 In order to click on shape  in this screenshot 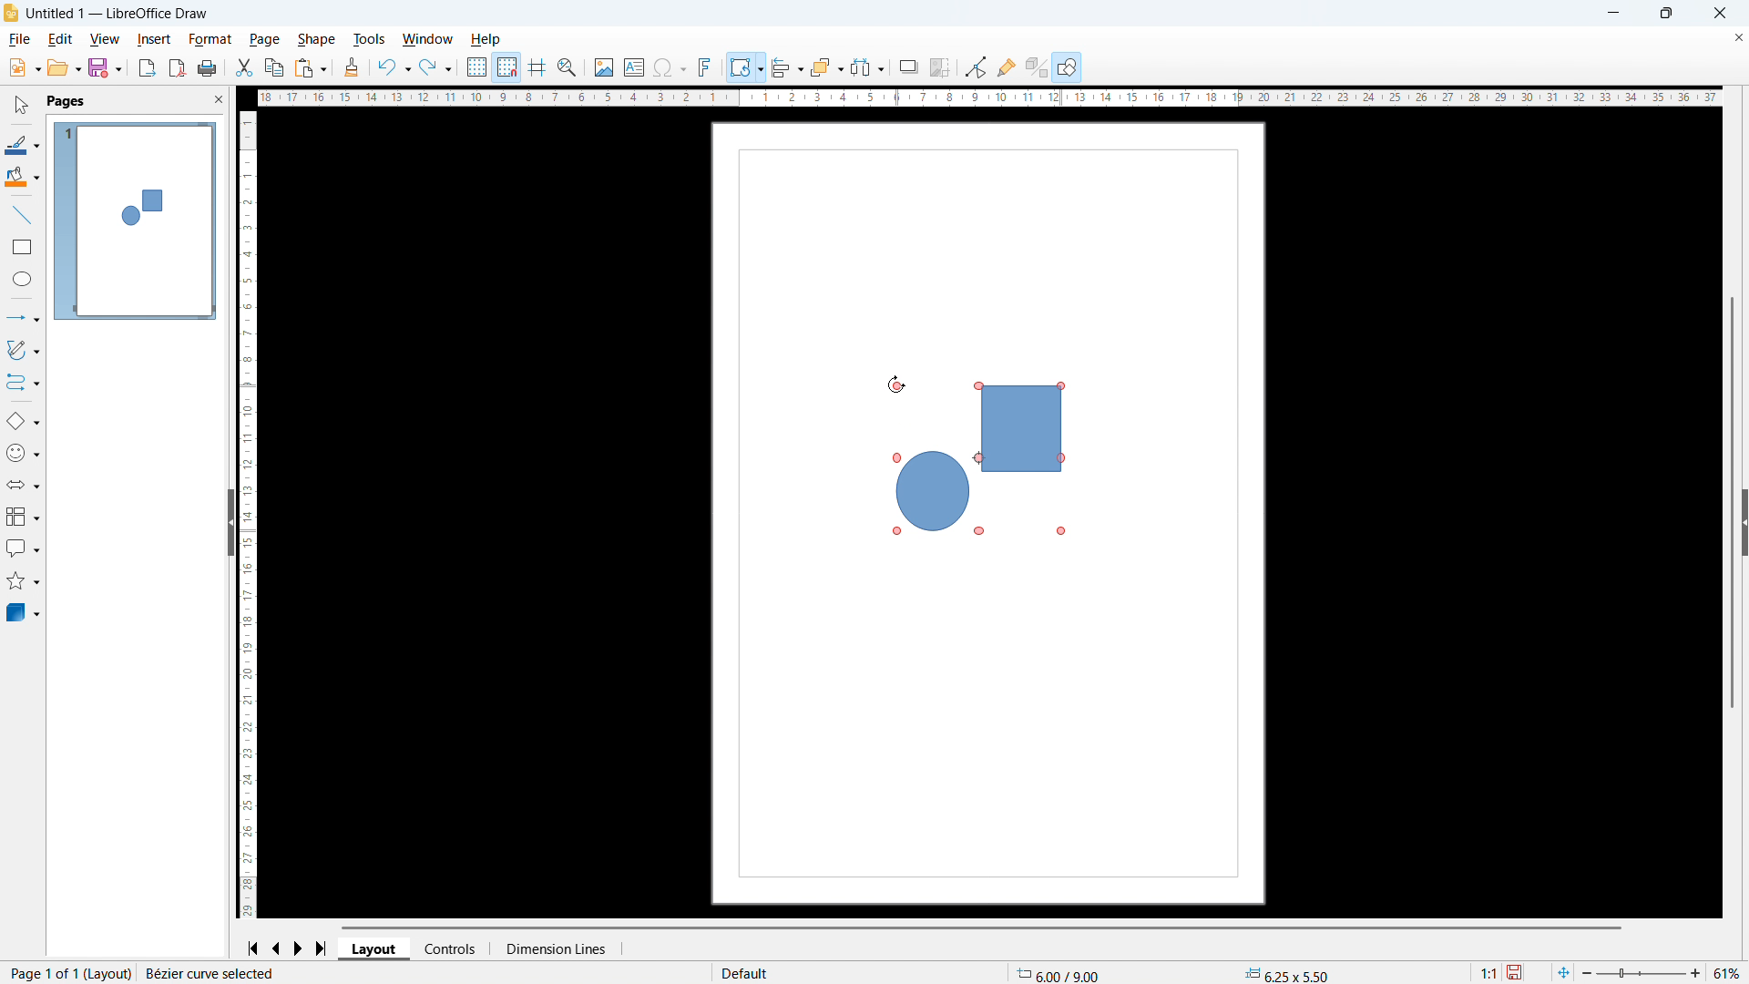, I will do `click(317, 40)`.